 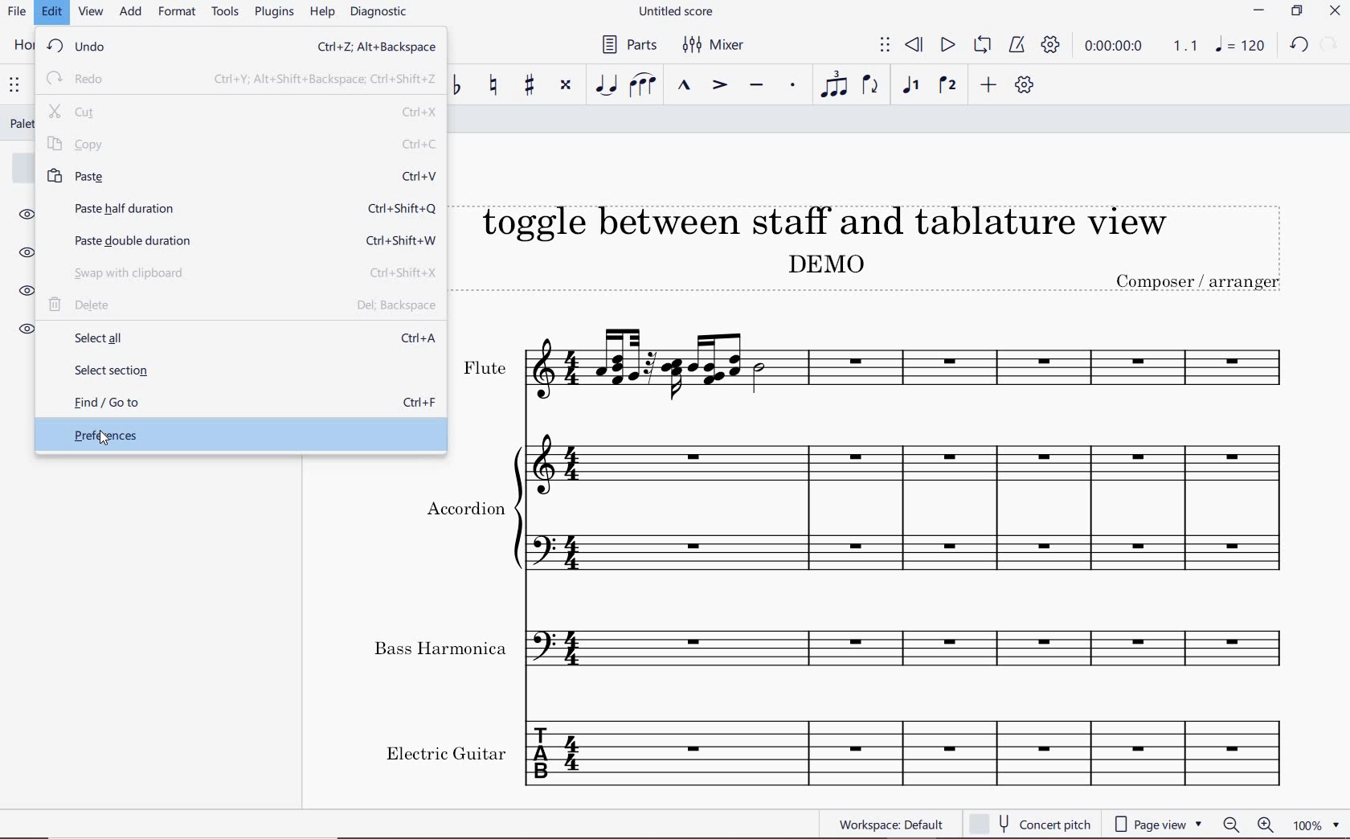 I want to click on toggle natural, so click(x=495, y=85).